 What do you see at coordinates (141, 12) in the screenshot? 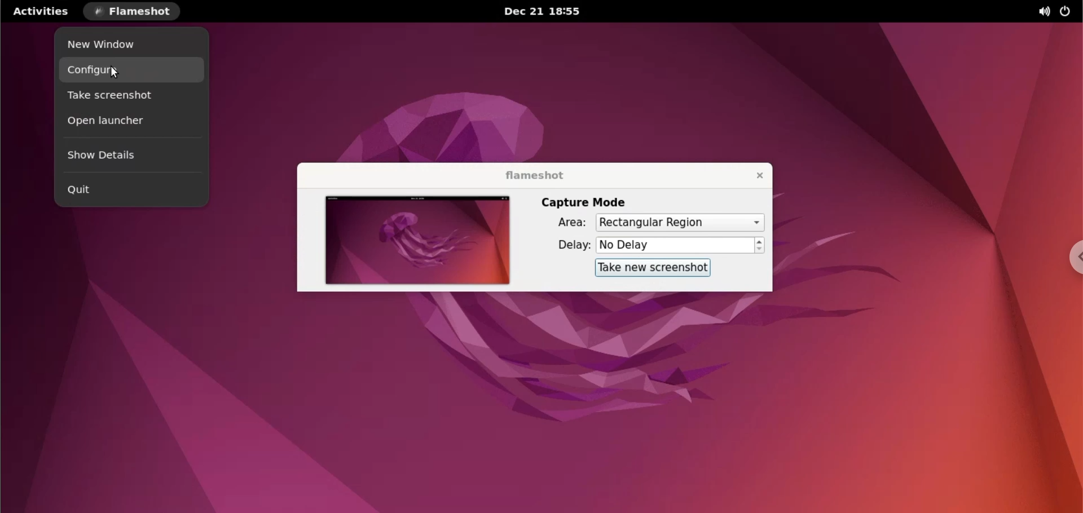
I see `FLAMESHOT` at bounding box center [141, 12].